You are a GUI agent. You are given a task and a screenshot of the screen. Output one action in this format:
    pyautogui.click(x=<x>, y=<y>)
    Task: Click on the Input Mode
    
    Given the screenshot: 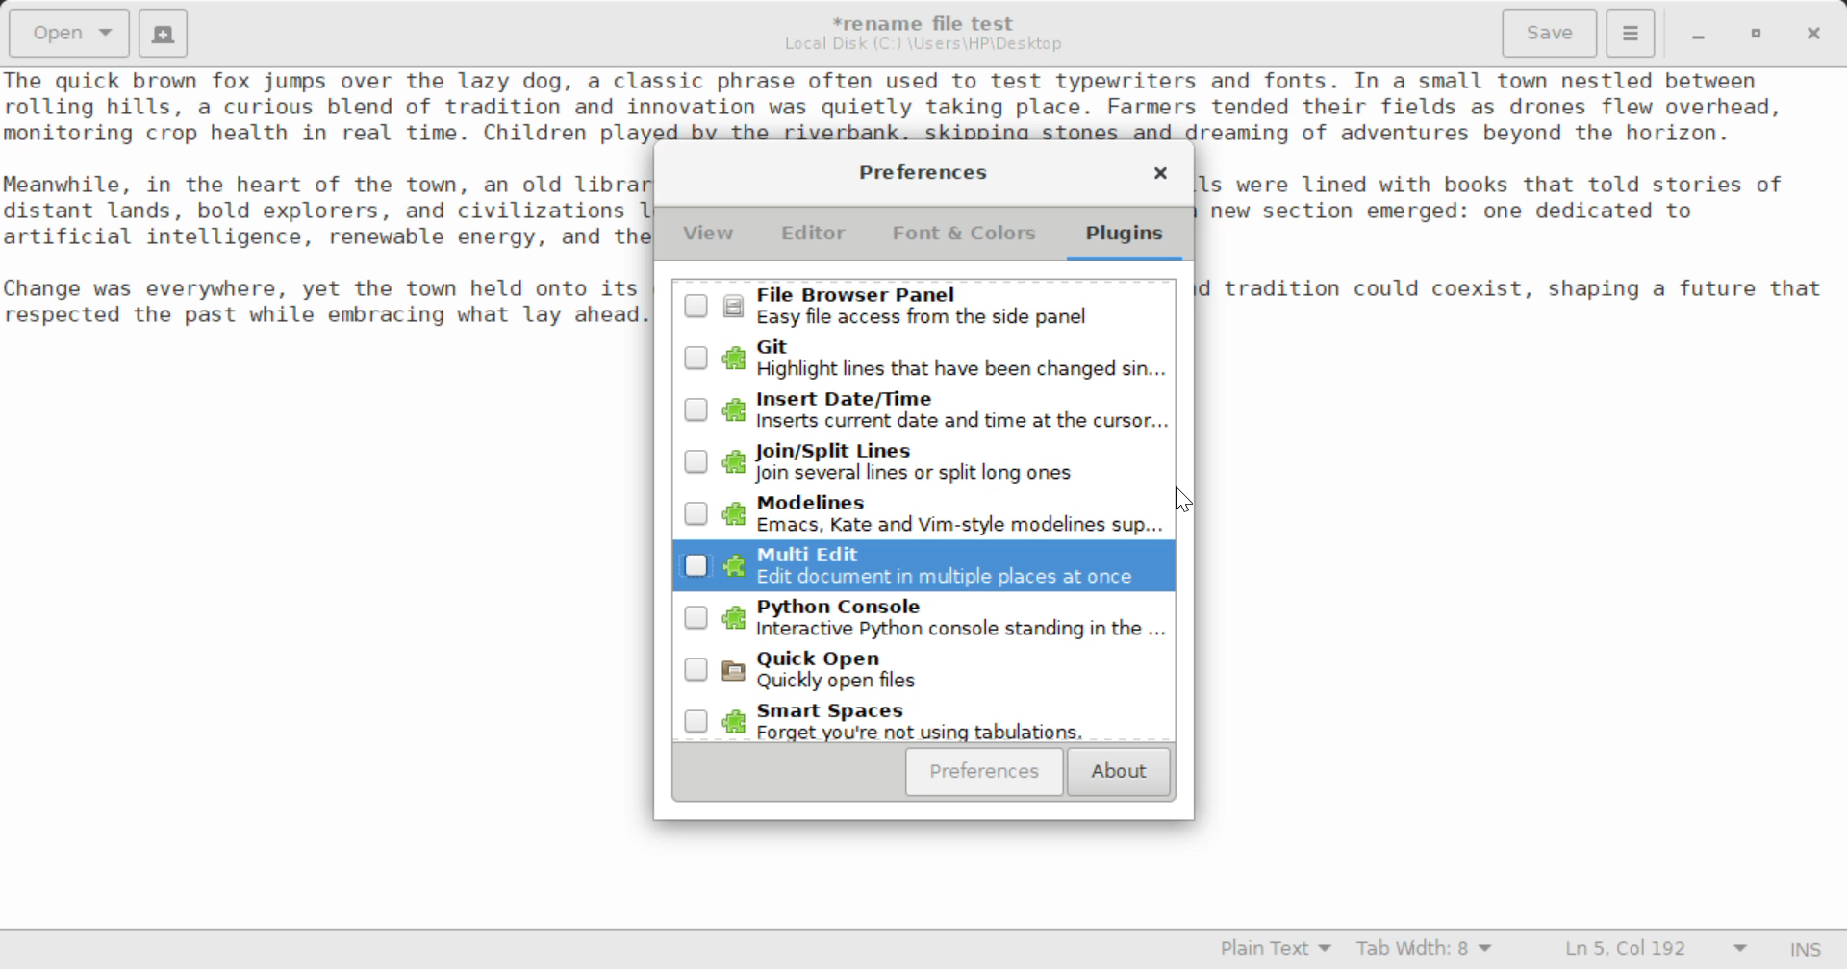 What is the action you would take?
    pyautogui.click(x=1806, y=952)
    